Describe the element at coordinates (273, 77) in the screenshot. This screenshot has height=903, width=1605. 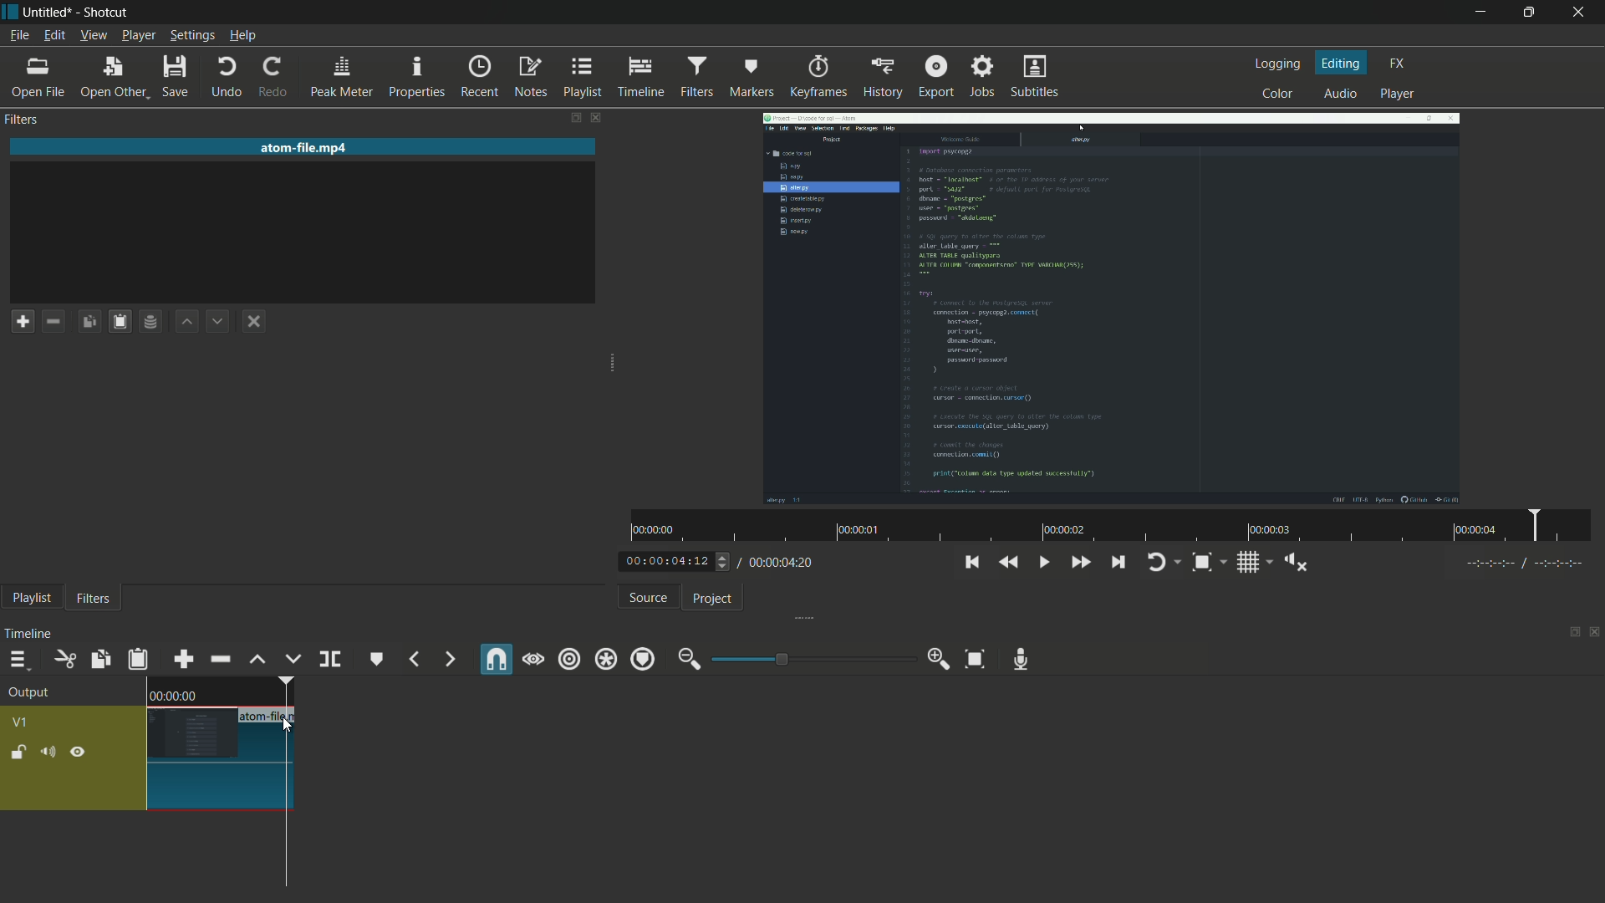
I see `redo` at that location.